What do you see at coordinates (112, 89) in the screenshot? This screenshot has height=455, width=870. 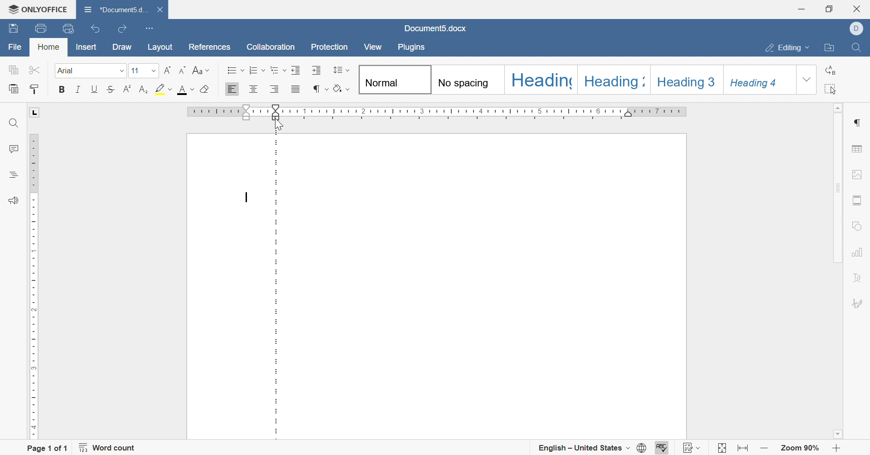 I see `strikethrough` at bounding box center [112, 89].